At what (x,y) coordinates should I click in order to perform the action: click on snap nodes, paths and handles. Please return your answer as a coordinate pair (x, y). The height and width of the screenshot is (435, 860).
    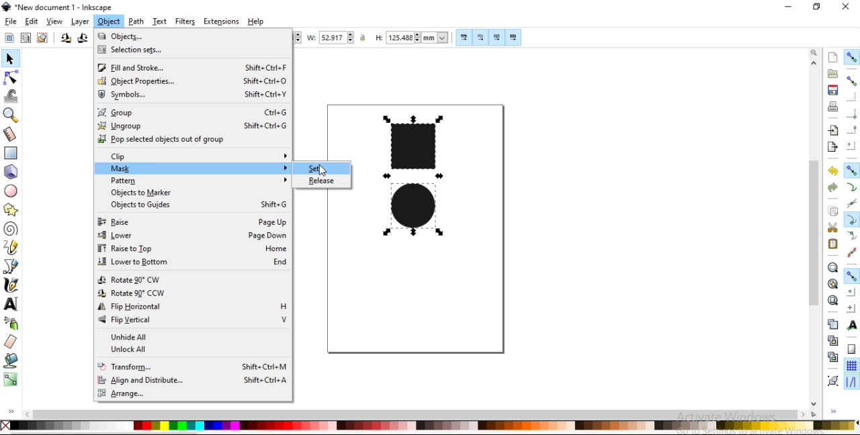
    Looking at the image, I should click on (852, 170).